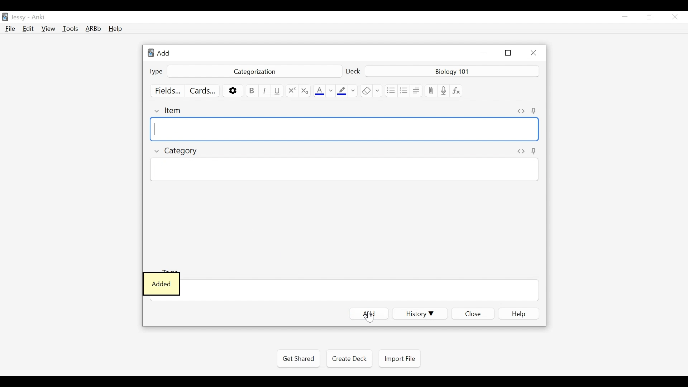 Image resolution: width=688 pixels, height=387 pixels. What do you see at coordinates (521, 111) in the screenshot?
I see `Toggle HTML Editor` at bounding box center [521, 111].